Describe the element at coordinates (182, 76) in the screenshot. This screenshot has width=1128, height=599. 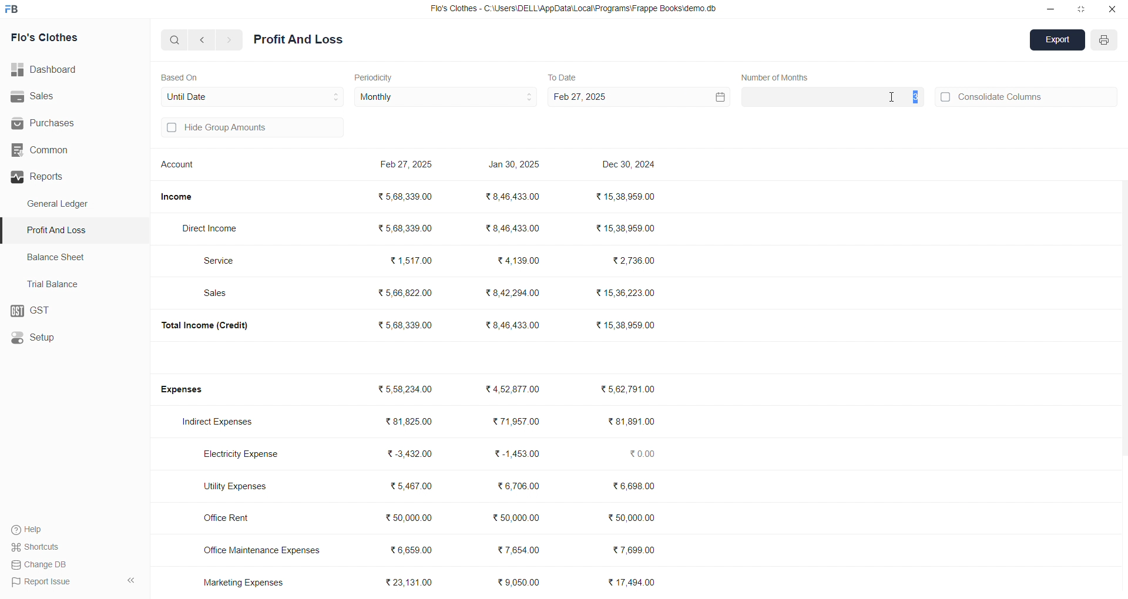
I see `Based On` at that location.